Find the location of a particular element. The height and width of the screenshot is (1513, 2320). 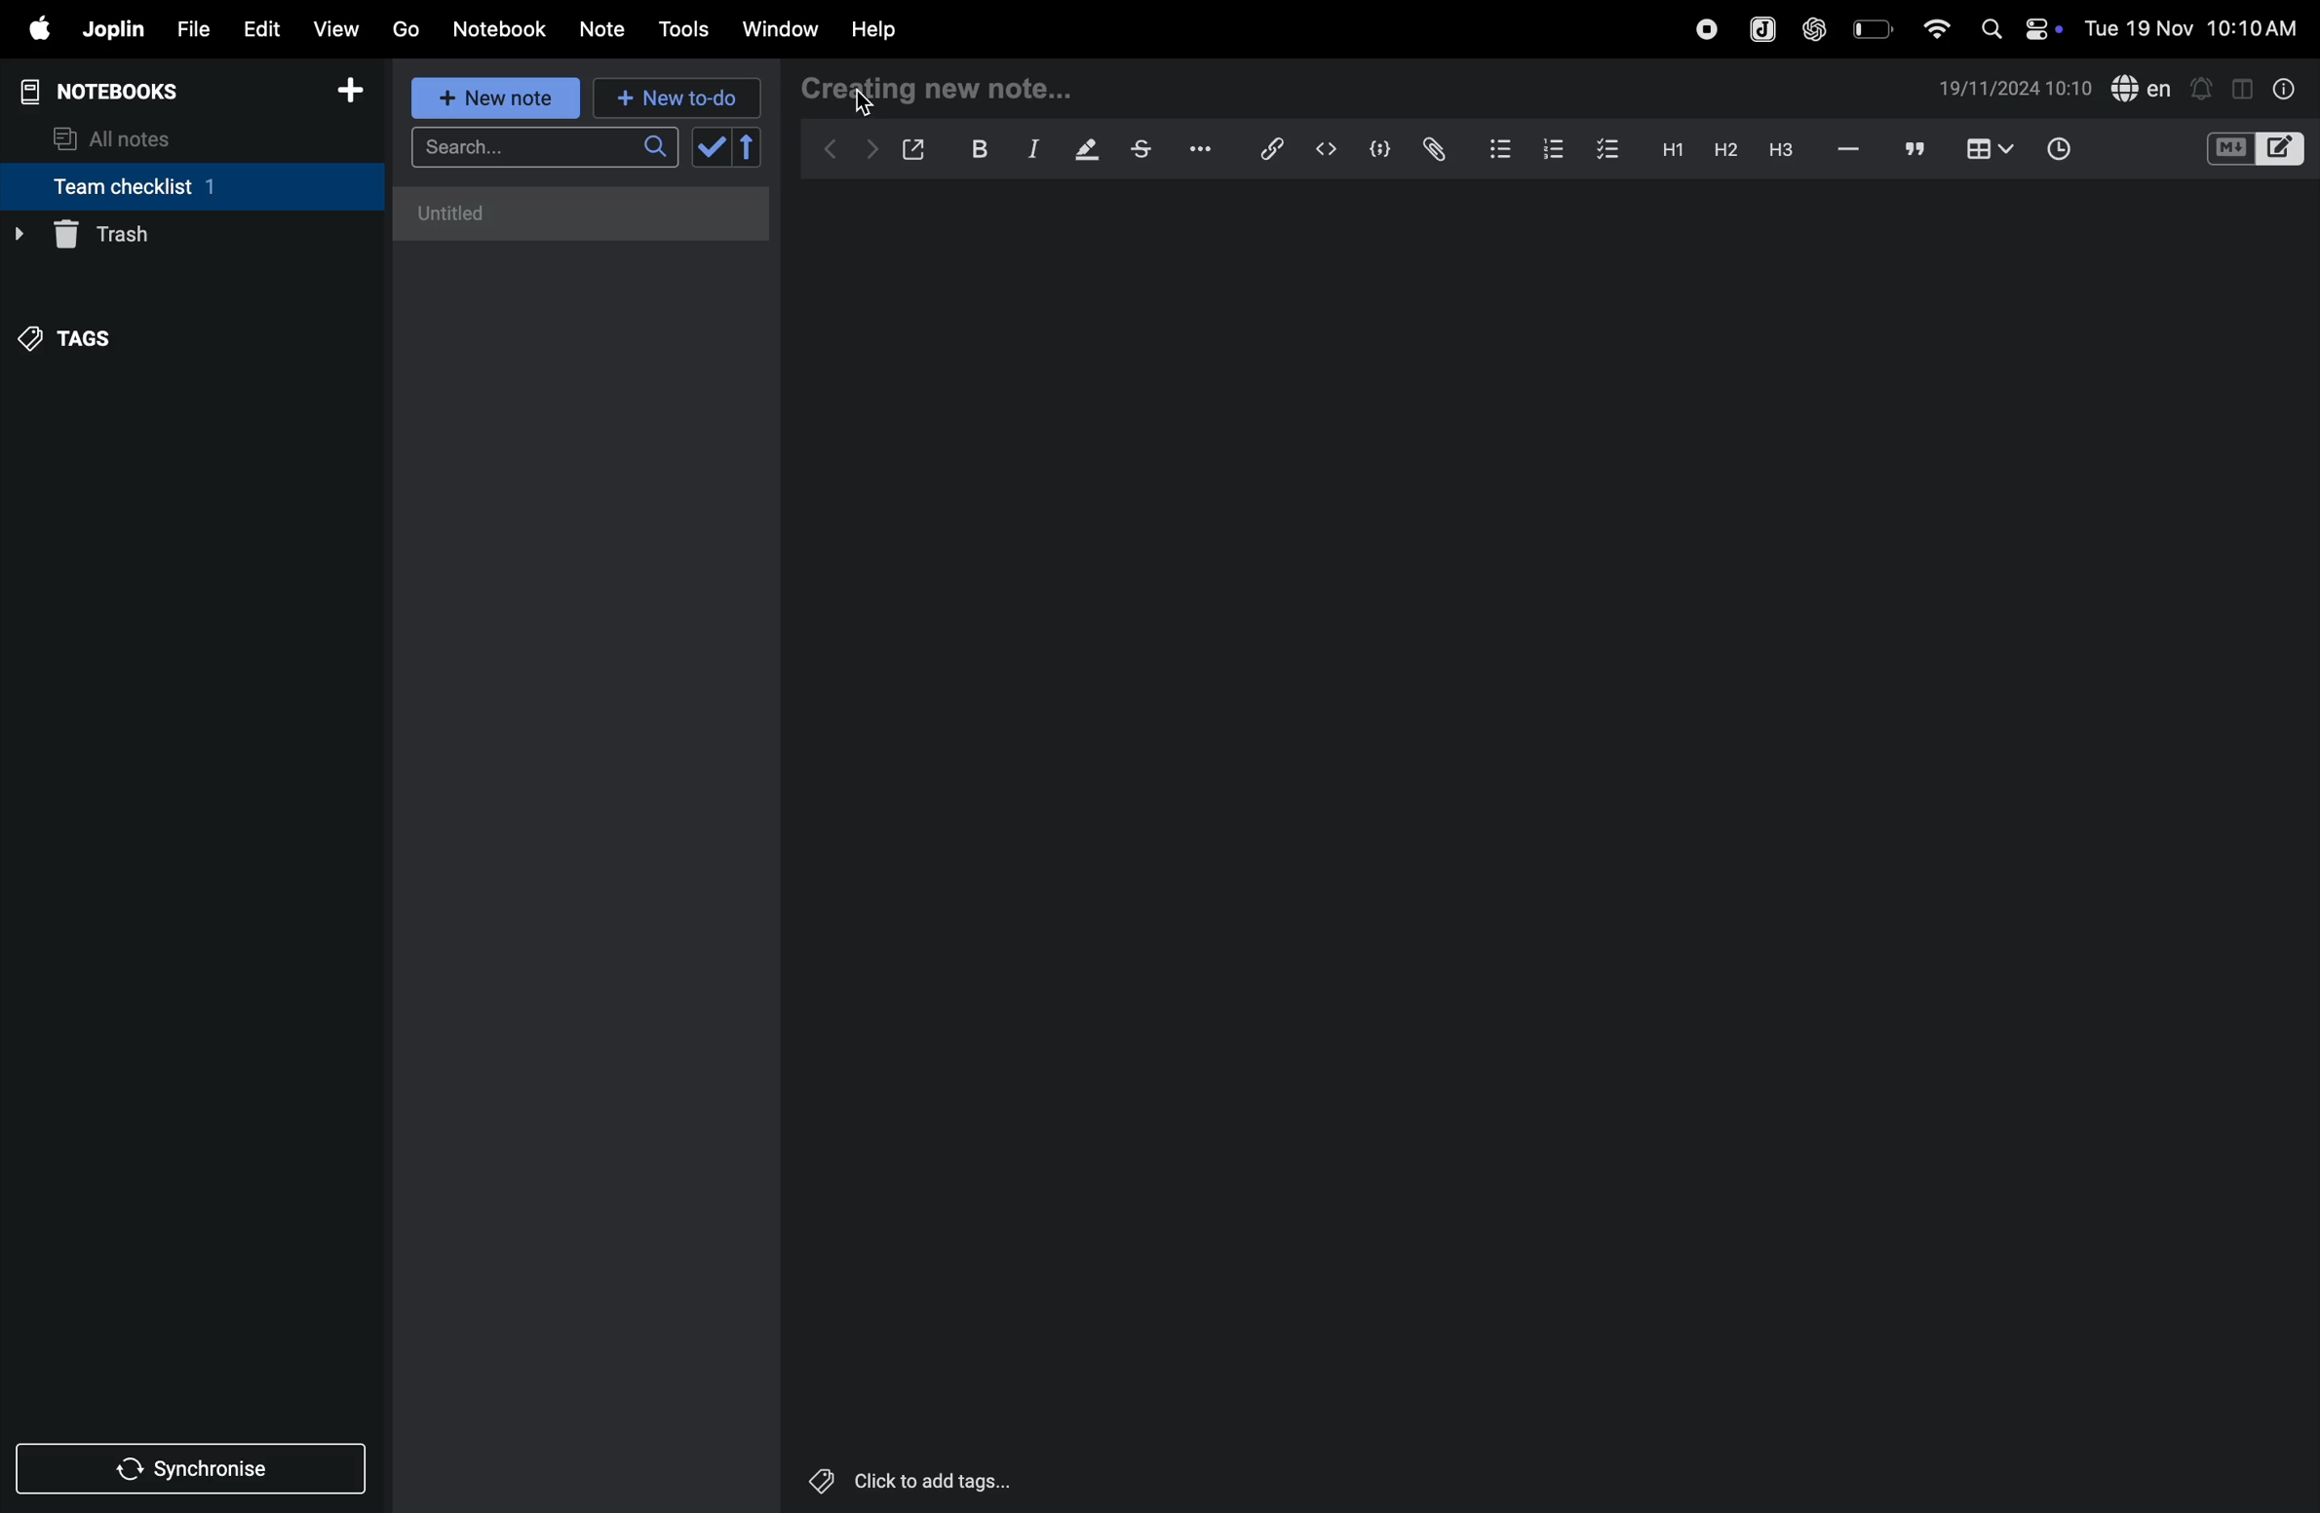

add is located at coordinates (359, 91).